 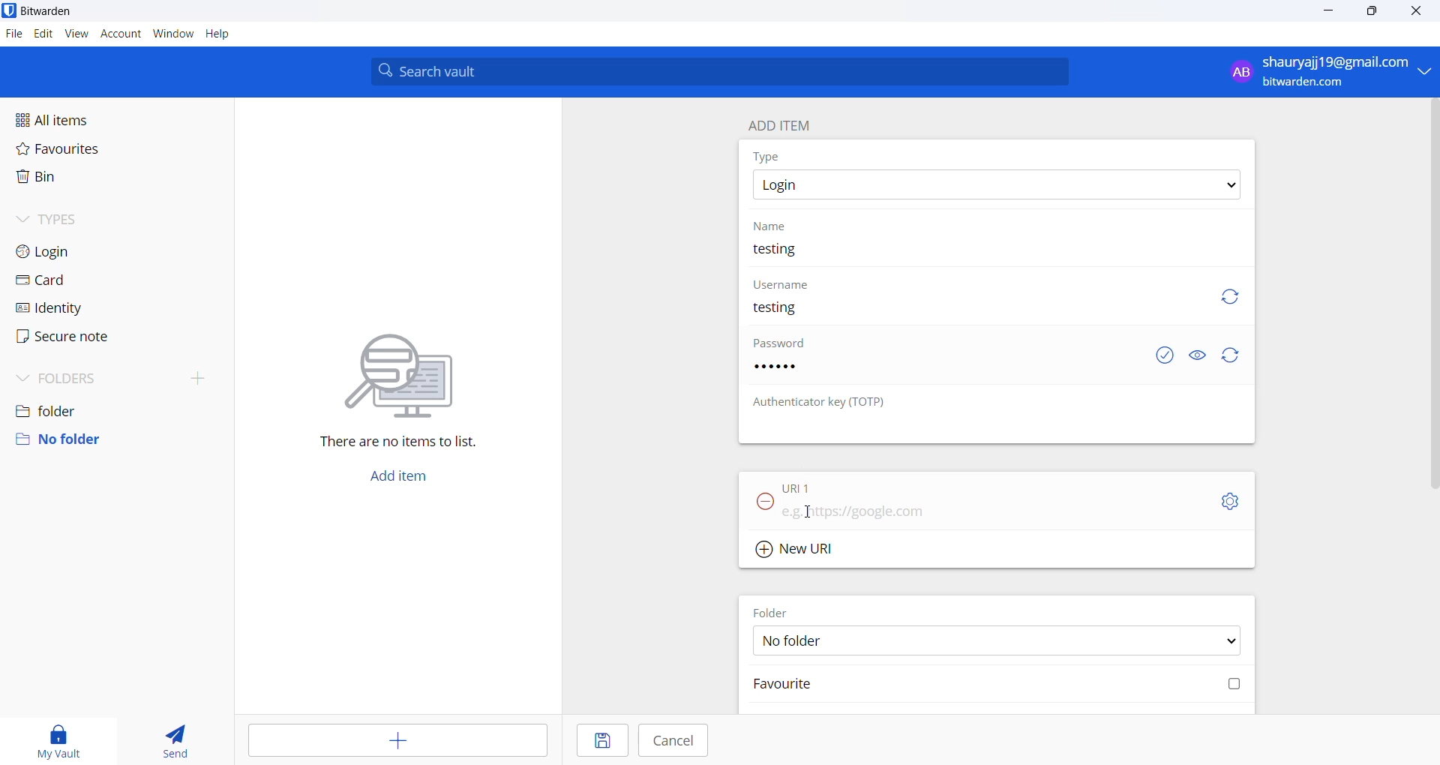 What do you see at coordinates (767, 156) in the screenshot?
I see `type heading` at bounding box center [767, 156].